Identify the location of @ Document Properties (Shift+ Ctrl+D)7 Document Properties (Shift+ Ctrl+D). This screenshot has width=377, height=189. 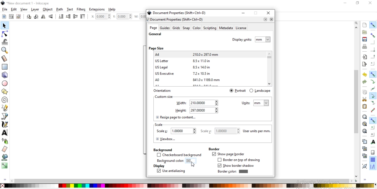
(178, 16).